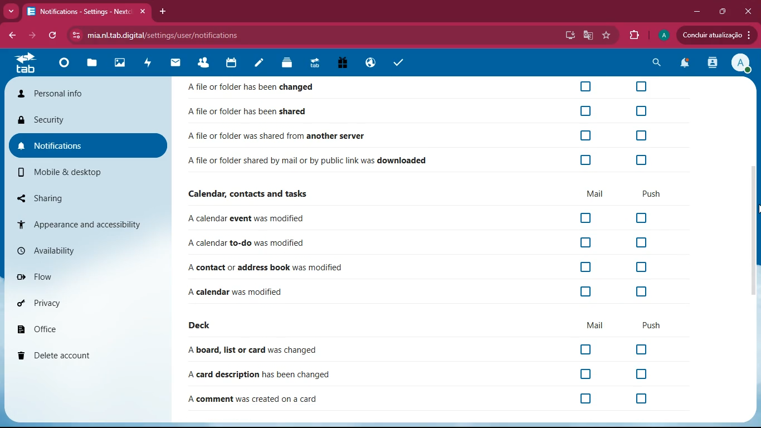  Describe the element at coordinates (80, 326) in the screenshot. I see `office` at that location.